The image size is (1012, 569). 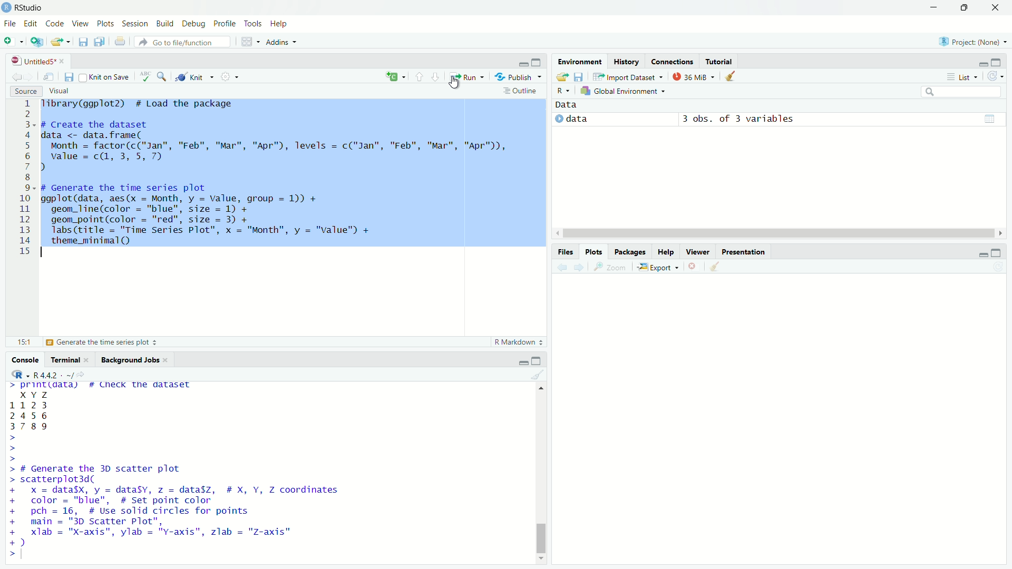 What do you see at coordinates (129, 359) in the screenshot?
I see `background jobs` at bounding box center [129, 359].